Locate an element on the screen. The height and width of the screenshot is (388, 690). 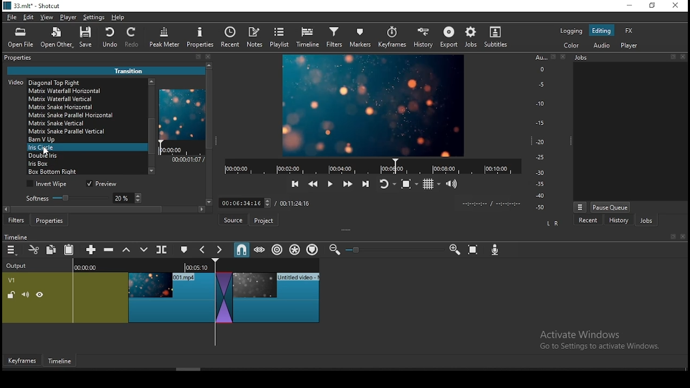
zoom timeline out is located at coordinates (333, 250).